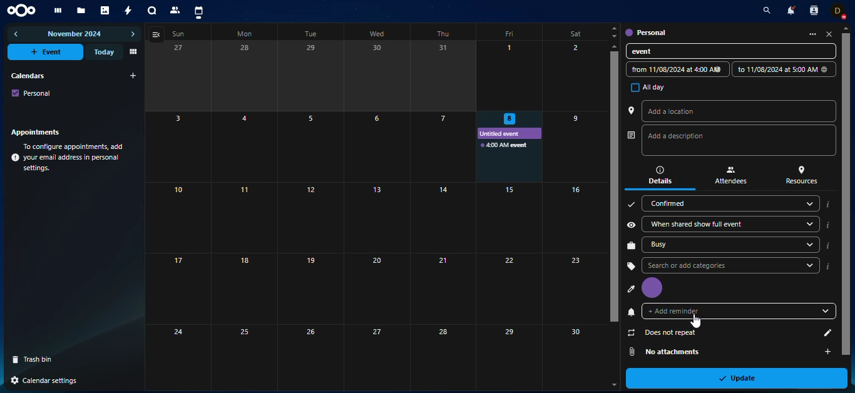 The image size is (855, 393). I want to click on thu, so click(442, 34).